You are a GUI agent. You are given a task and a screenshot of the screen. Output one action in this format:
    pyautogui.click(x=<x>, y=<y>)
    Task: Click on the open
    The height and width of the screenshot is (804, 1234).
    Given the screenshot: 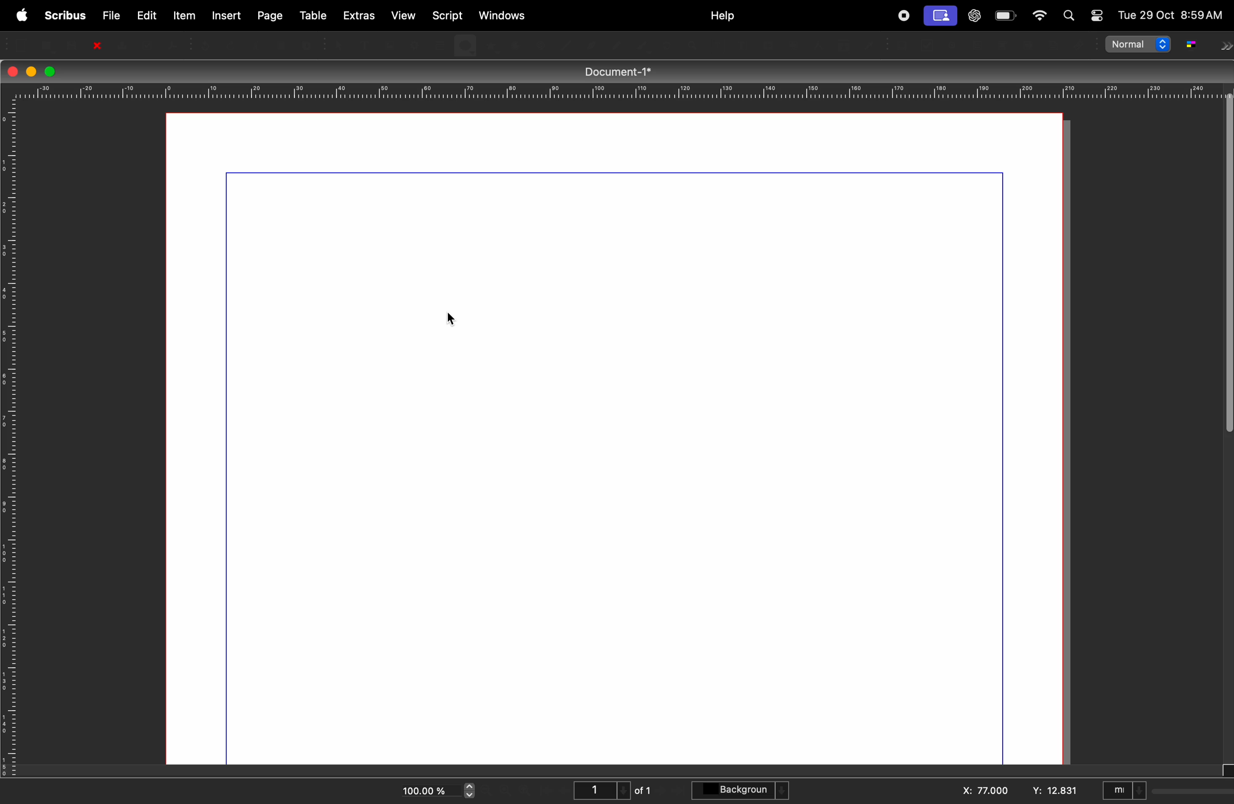 What is the action you would take?
    pyautogui.click(x=48, y=44)
    